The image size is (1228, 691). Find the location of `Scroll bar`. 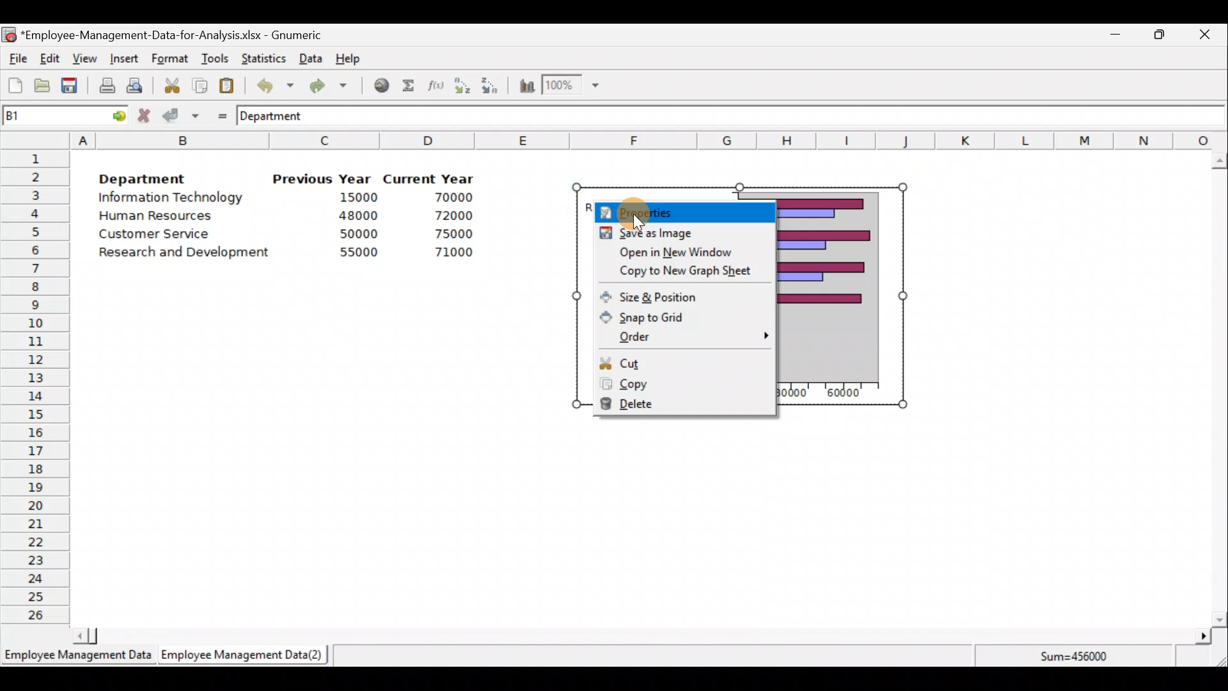

Scroll bar is located at coordinates (1219, 390).